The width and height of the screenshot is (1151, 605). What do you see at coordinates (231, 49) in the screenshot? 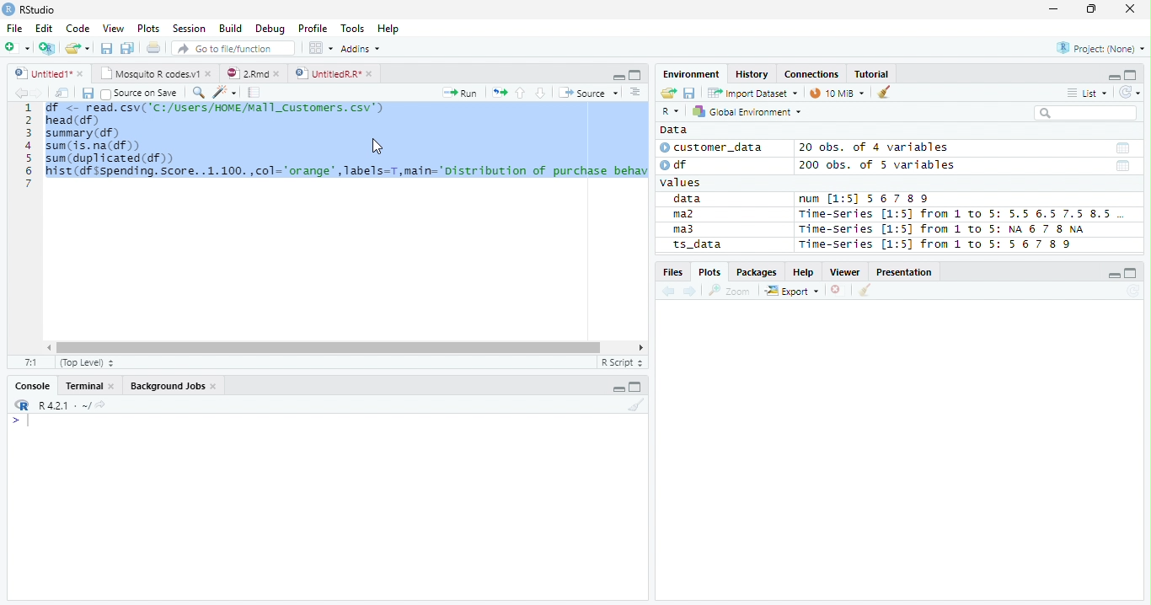
I see `Go to file/function` at bounding box center [231, 49].